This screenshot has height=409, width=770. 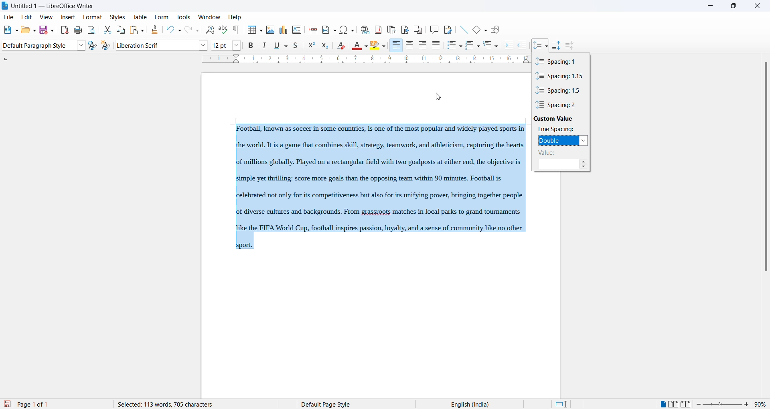 I want to click on font name, so click(x=156, y=45).